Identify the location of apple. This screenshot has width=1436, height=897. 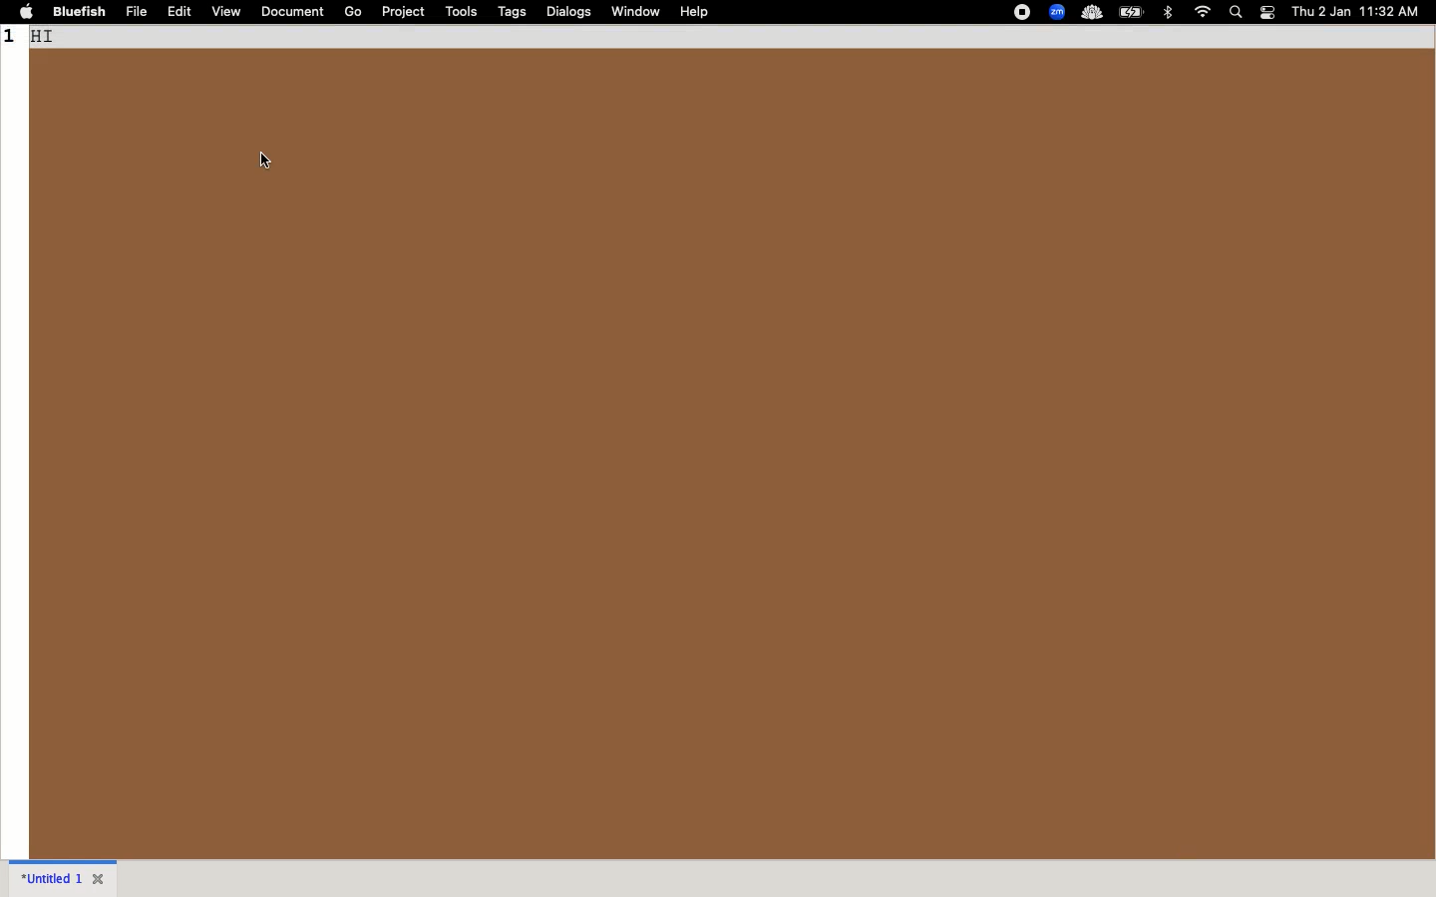
(25, 12).